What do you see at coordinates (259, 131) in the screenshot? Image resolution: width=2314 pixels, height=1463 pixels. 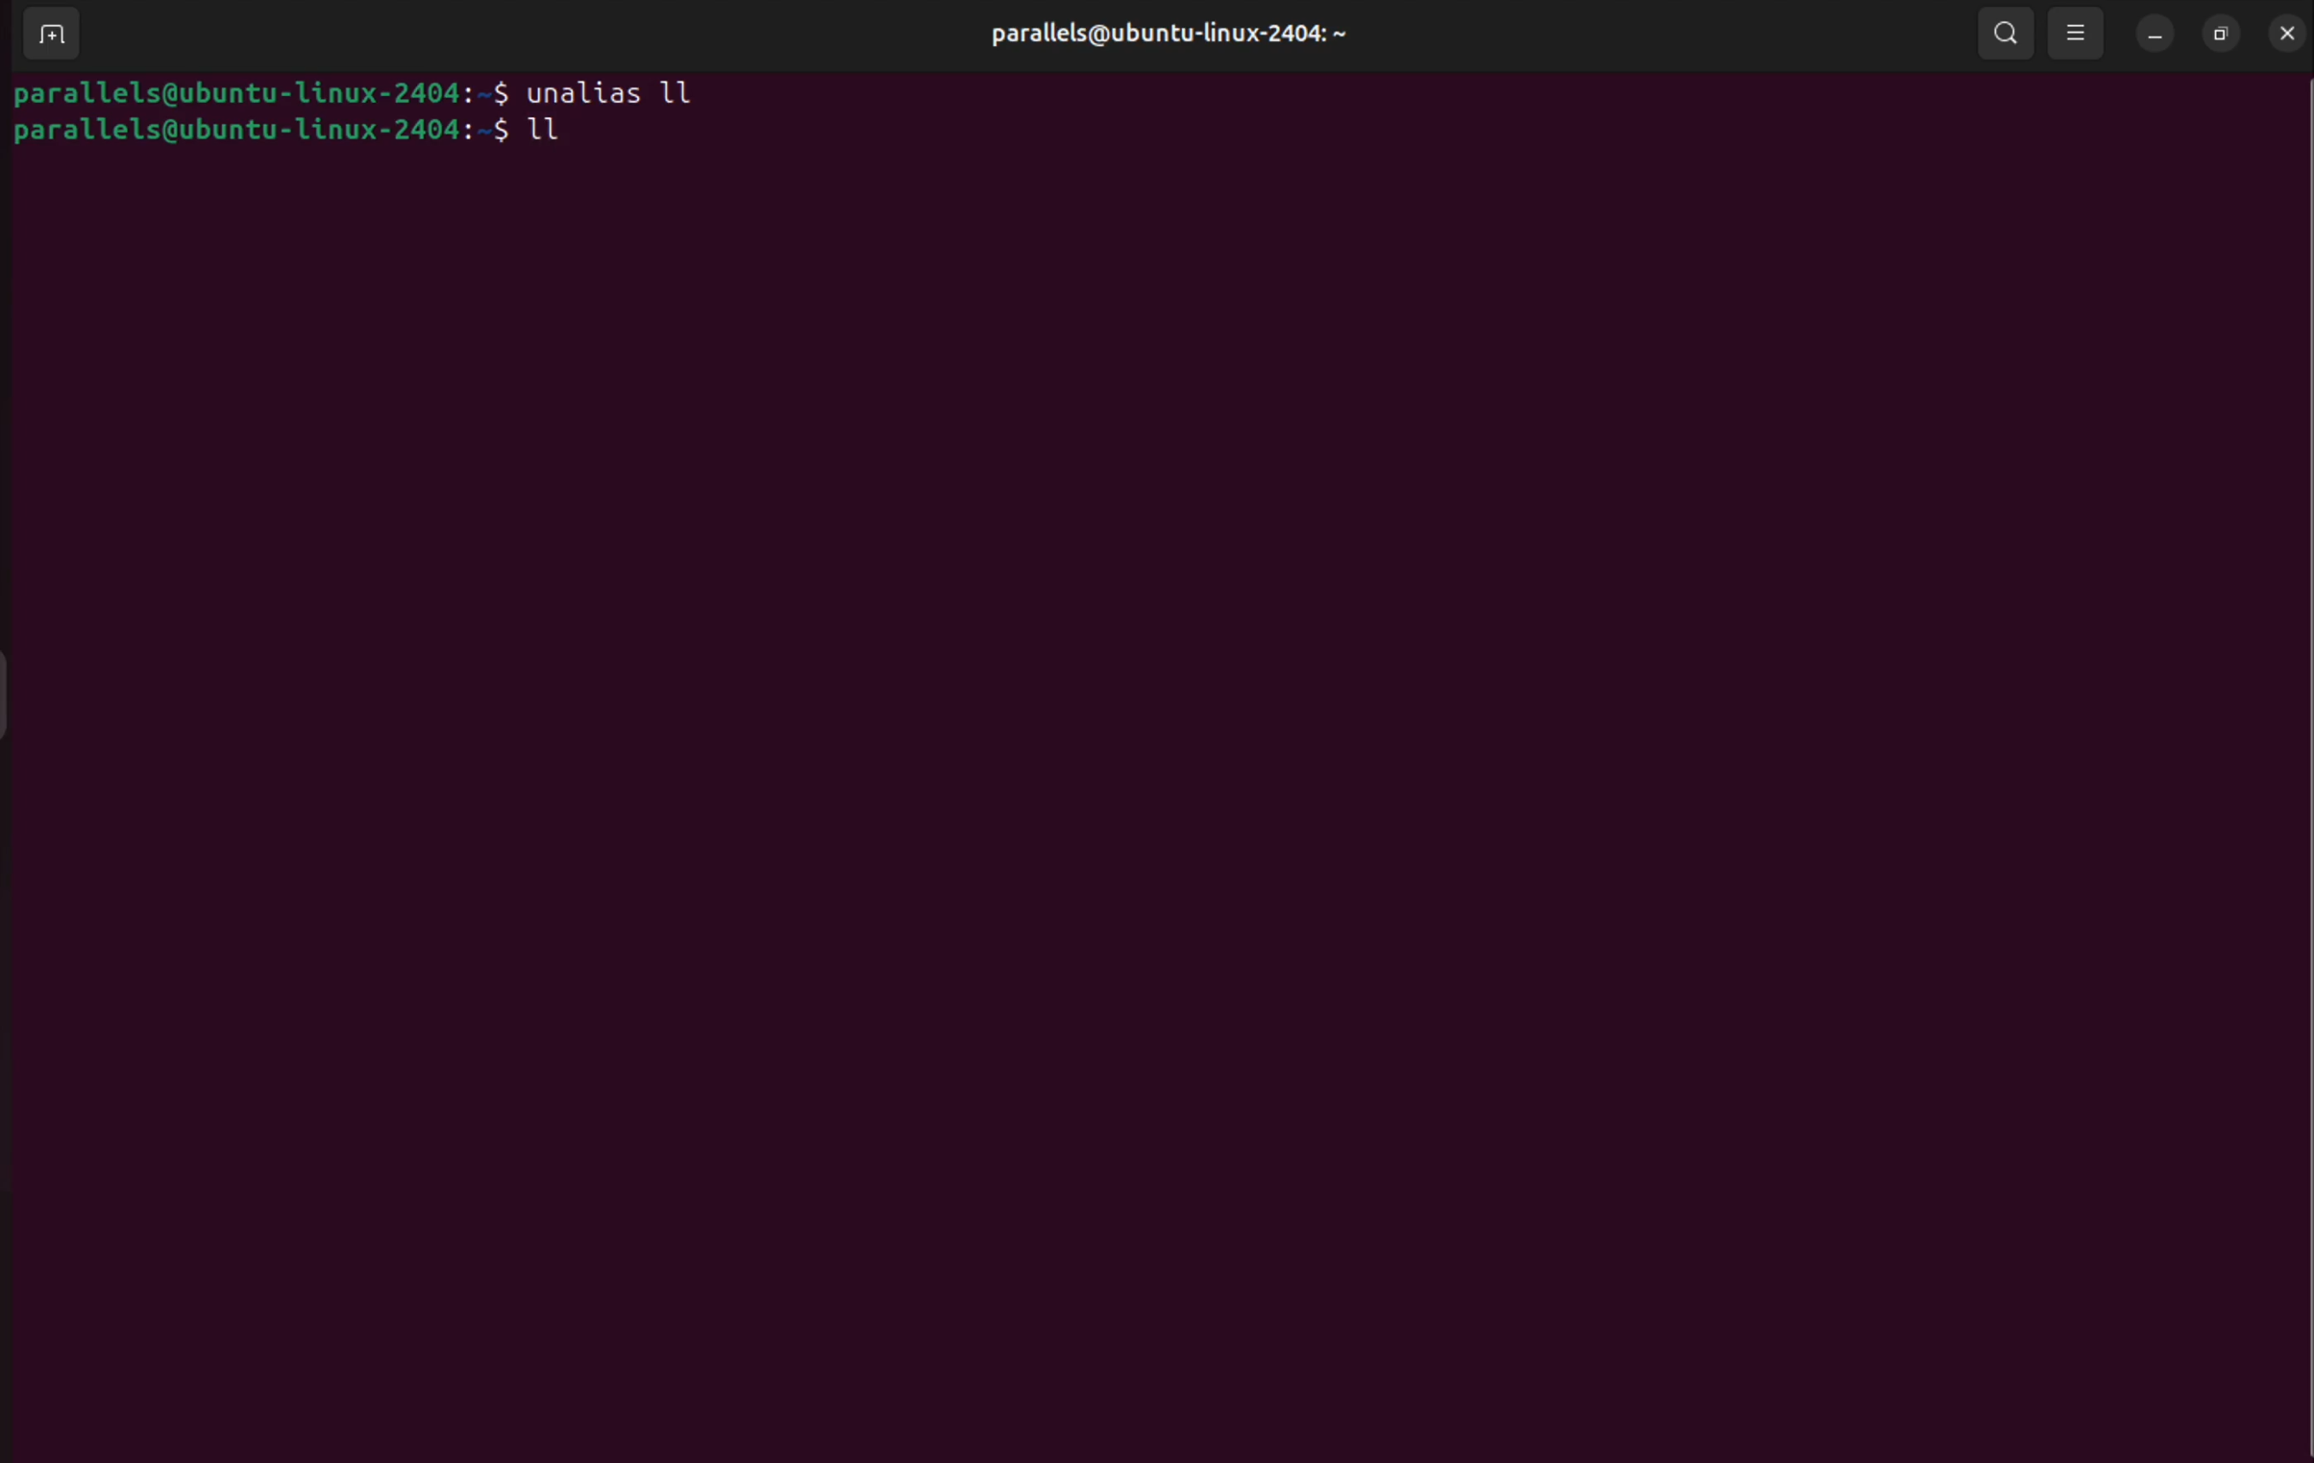 I see `bash prompt` at bounding box center [259, 131].